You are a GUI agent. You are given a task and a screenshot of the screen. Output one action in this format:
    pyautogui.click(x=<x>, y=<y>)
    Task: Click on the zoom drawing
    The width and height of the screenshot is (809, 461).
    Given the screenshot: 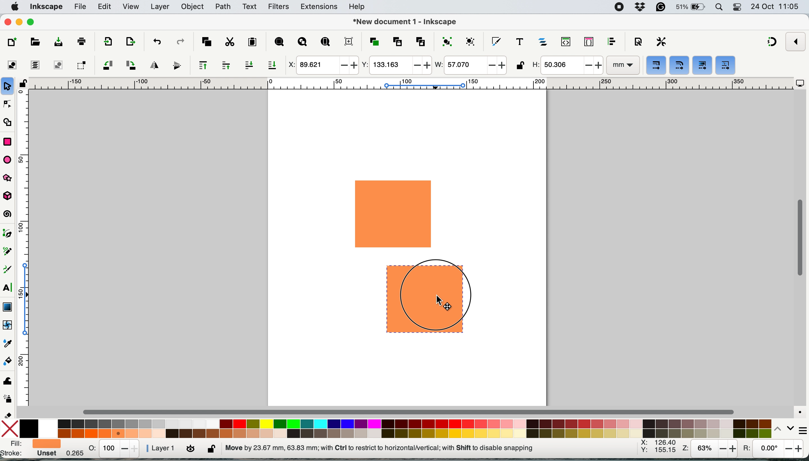 What is the action you would take?
    pyautogui.click(x=302, y=43)
    